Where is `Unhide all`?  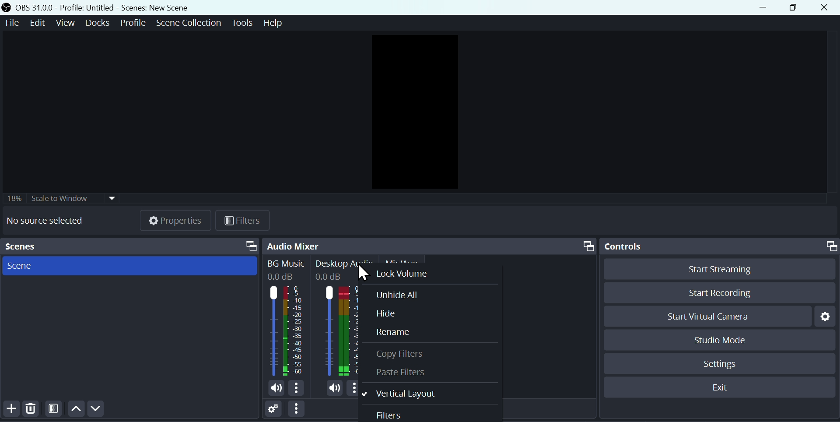
Unhide all is located at coordinates (396, 295).